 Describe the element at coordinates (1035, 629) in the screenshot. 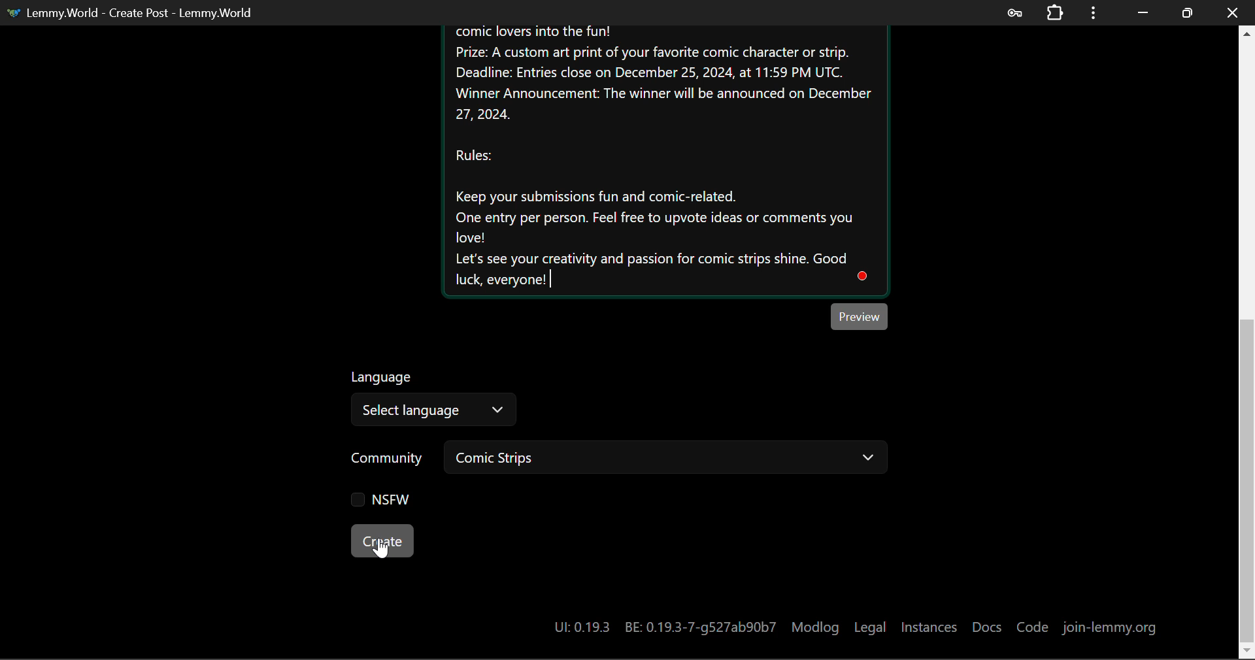

I see `Code` at that location.